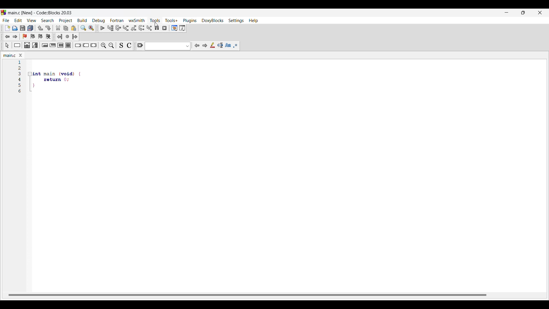 The height and width of the screenshot is (309, 549). What do you see at coordinates (83, 28) in the screenshot?
I see `Find` at bounding box center [83, 28].